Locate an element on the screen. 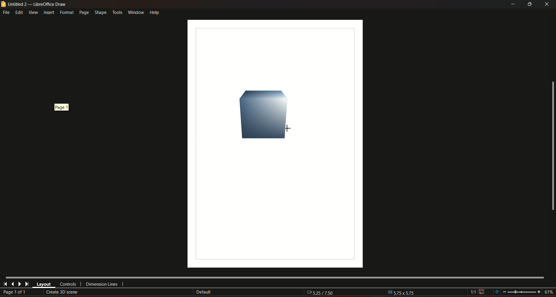  close is located at coordinates (547, 4).